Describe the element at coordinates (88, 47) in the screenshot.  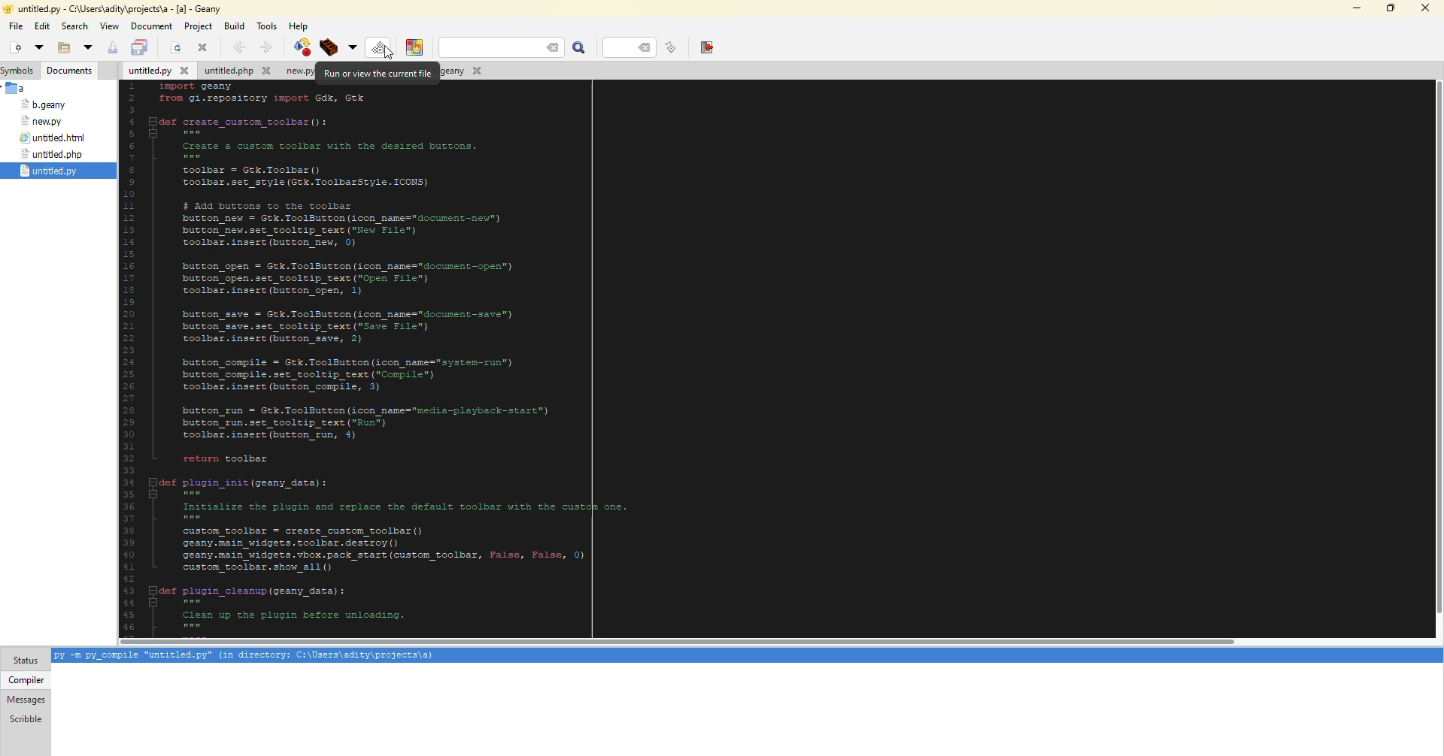
I see `open` at that location.